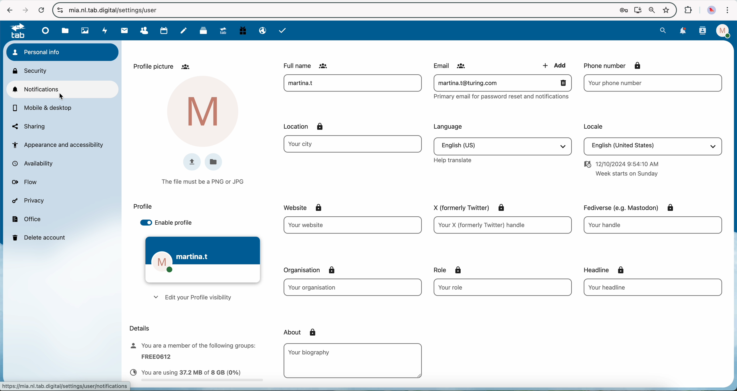 The image size is (737, 391). What do you see at coordinates (15, 31) in the screenshot?
I see `tab logo` at bounding box center [15, 31].